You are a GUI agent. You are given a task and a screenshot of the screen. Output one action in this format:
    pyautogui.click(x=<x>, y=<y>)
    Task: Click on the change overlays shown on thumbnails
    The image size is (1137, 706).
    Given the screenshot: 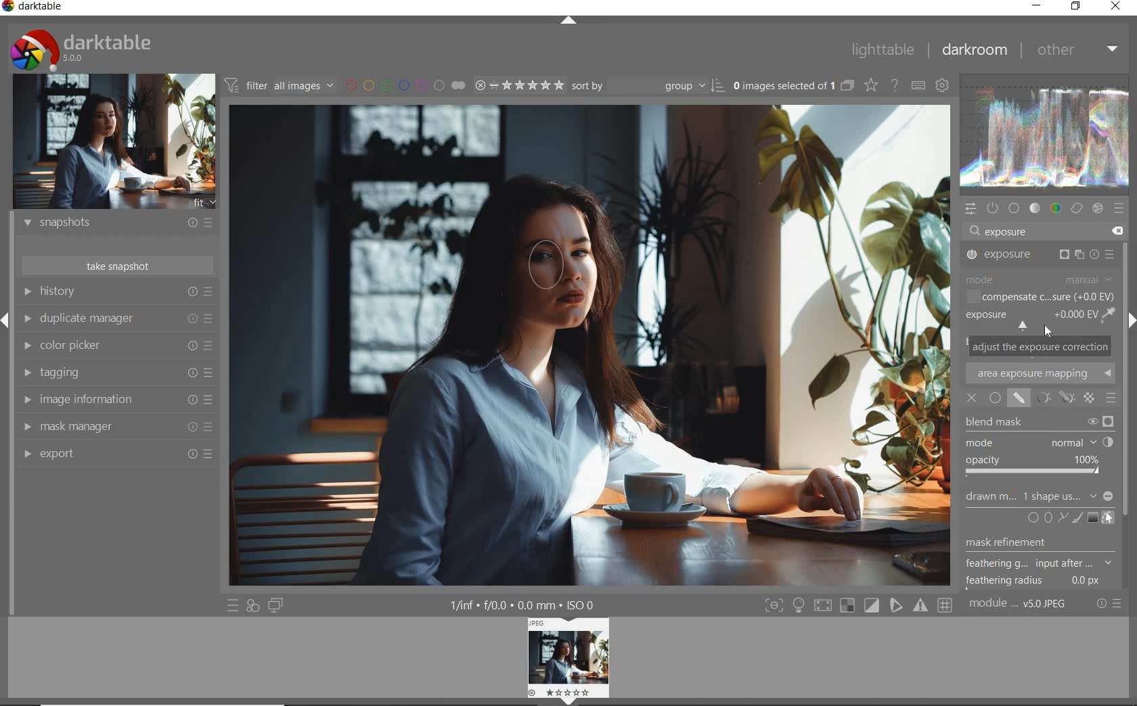 What is the action you would take?
    pyautogui.click(x=870, y=85)
    